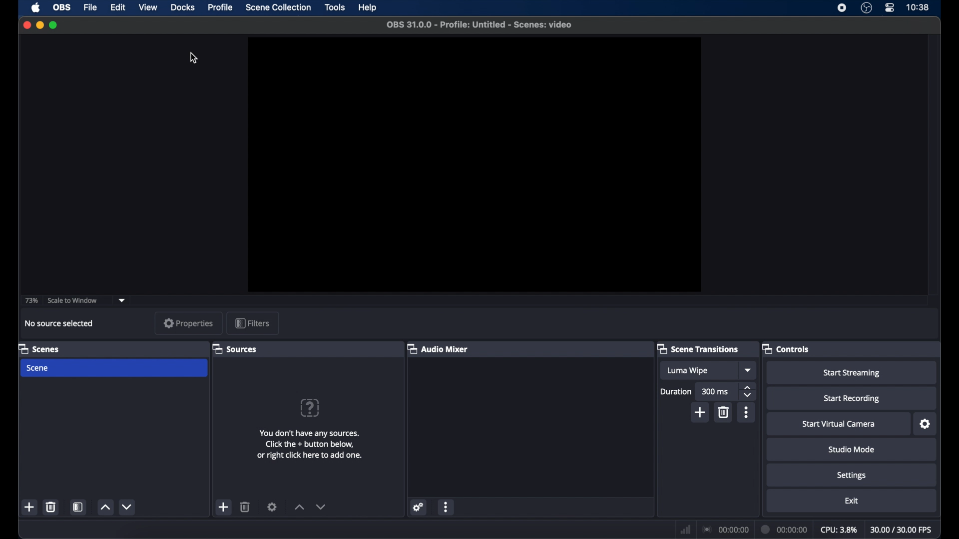 This screenshot has height=539, width=959. What do you see at coordinates (749, 391) in the screenshot?
I see `stepper buttons` at bounding box center [749, 391].